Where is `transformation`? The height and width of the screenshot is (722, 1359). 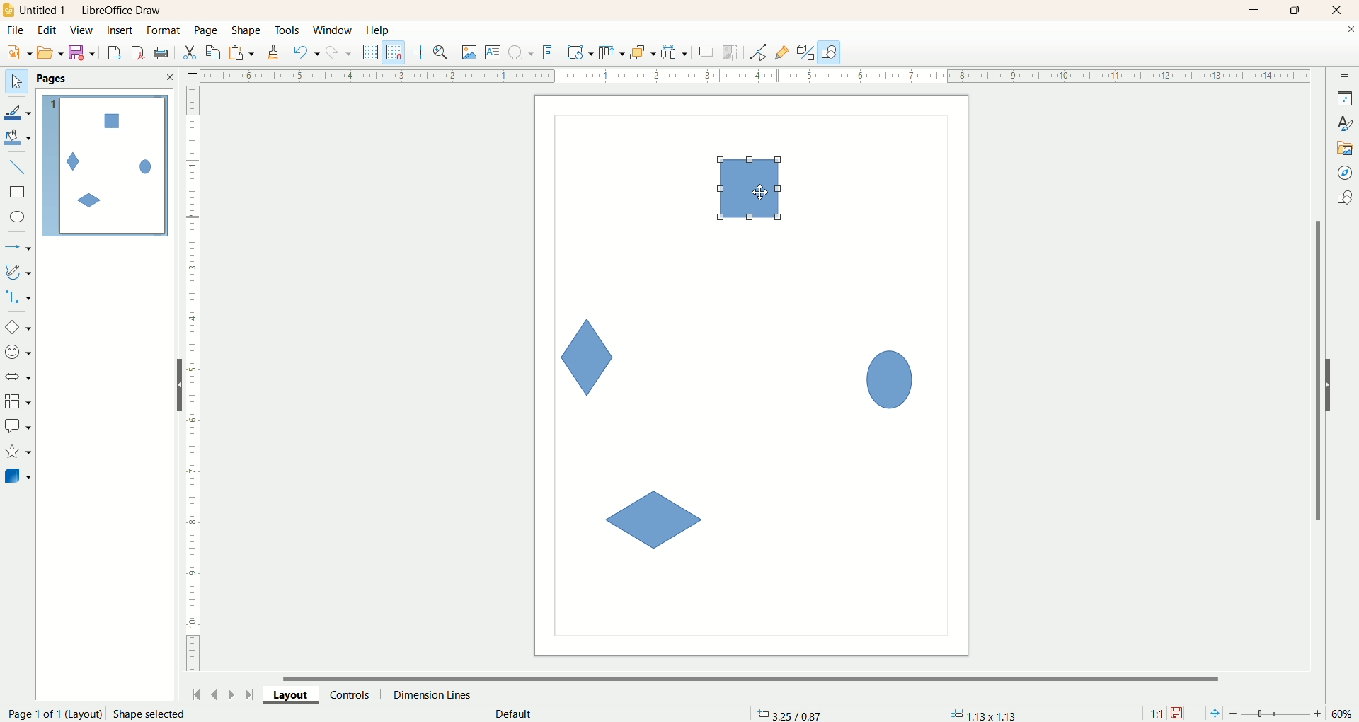 transformation is located at coordinates (580, 53).